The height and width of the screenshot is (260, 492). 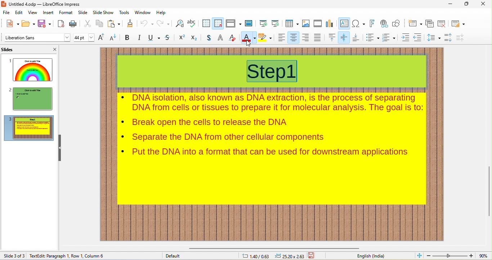 I want to click on display grid, so click(x=205, y=23).